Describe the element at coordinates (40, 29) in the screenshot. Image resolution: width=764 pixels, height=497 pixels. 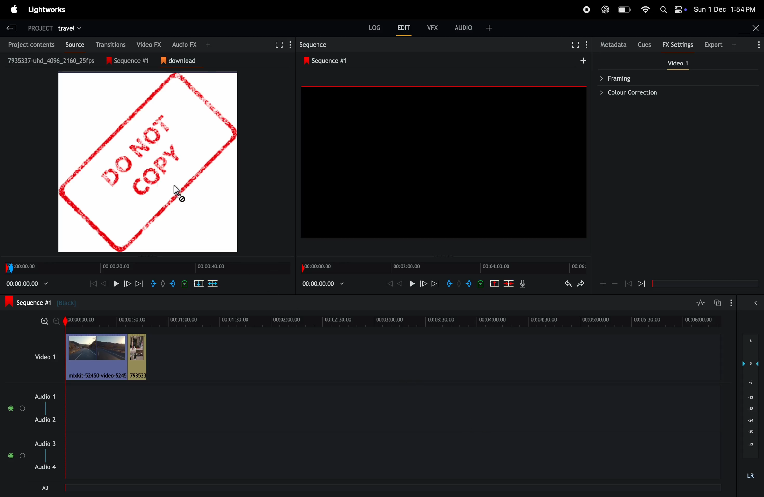
I see `project` at that location.